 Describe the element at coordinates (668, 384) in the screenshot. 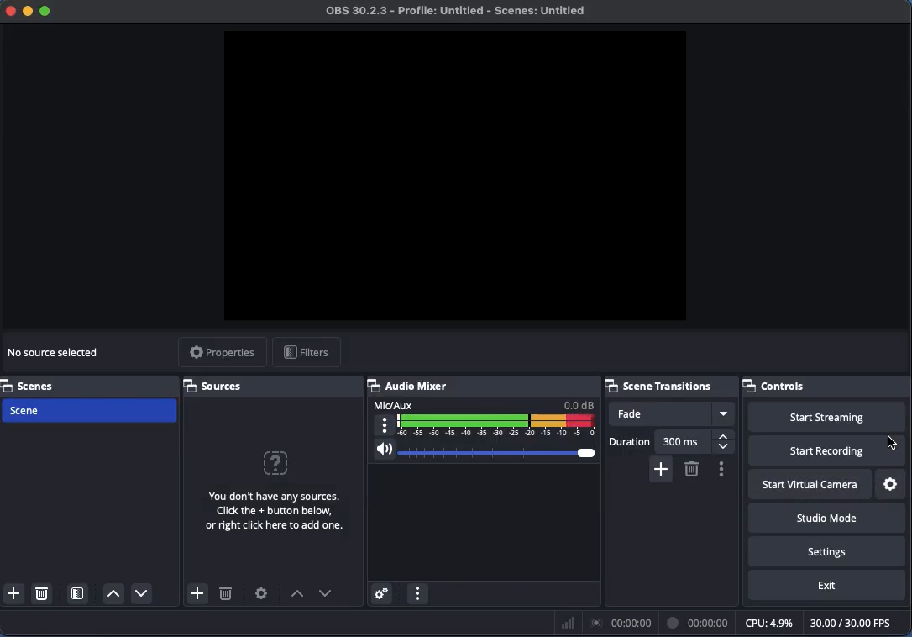

I see `Scene transitions` at that location.